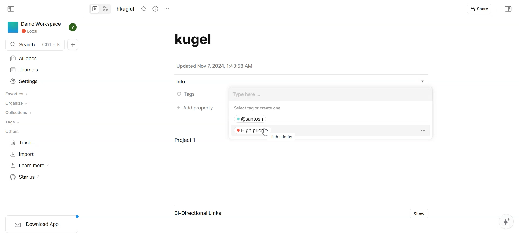 The height and width of the screenshot is (234, 519). I want to click on Share, so click(480, 9).